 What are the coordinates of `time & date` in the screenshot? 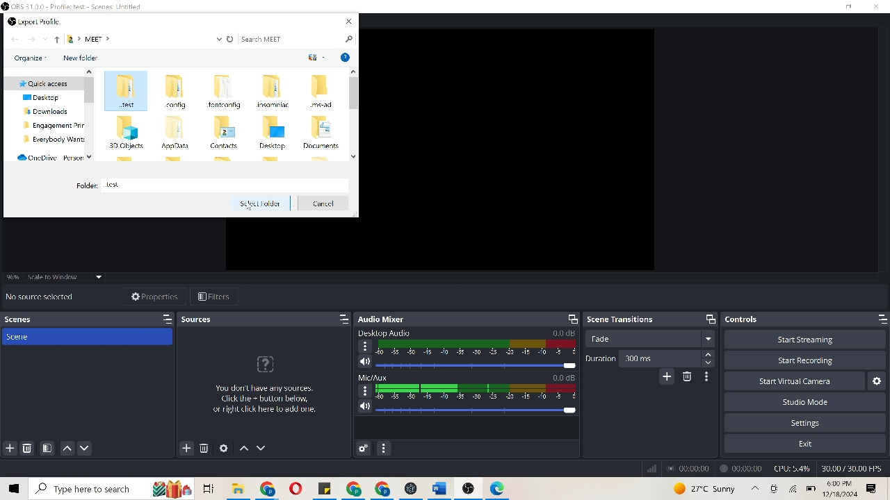 It's located at (842, 489).